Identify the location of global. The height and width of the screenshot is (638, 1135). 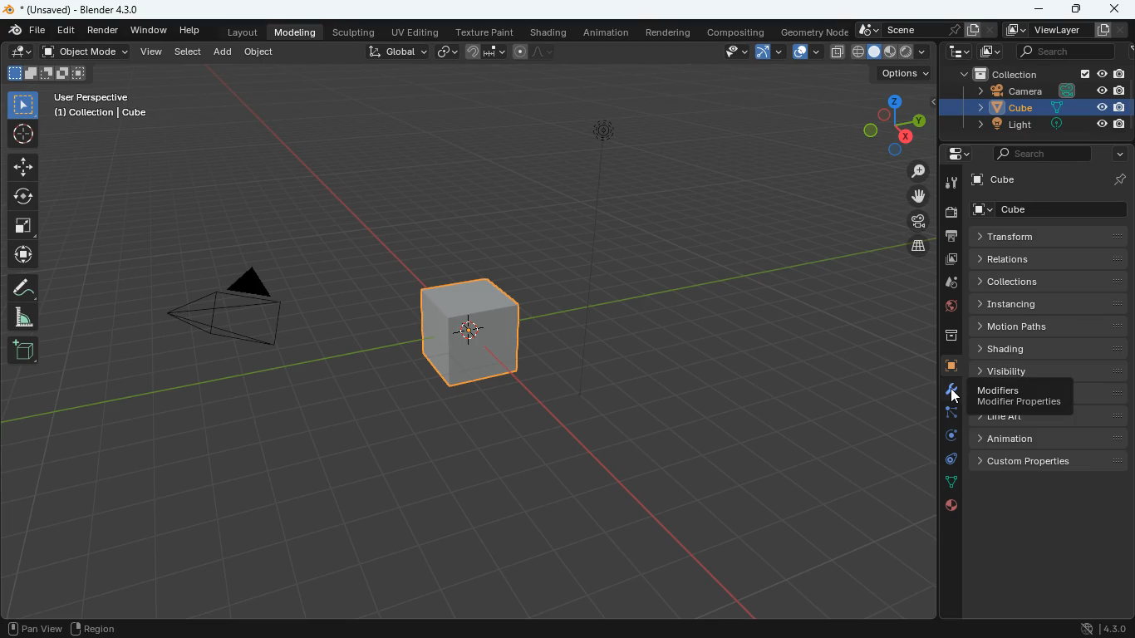
(396, 53).